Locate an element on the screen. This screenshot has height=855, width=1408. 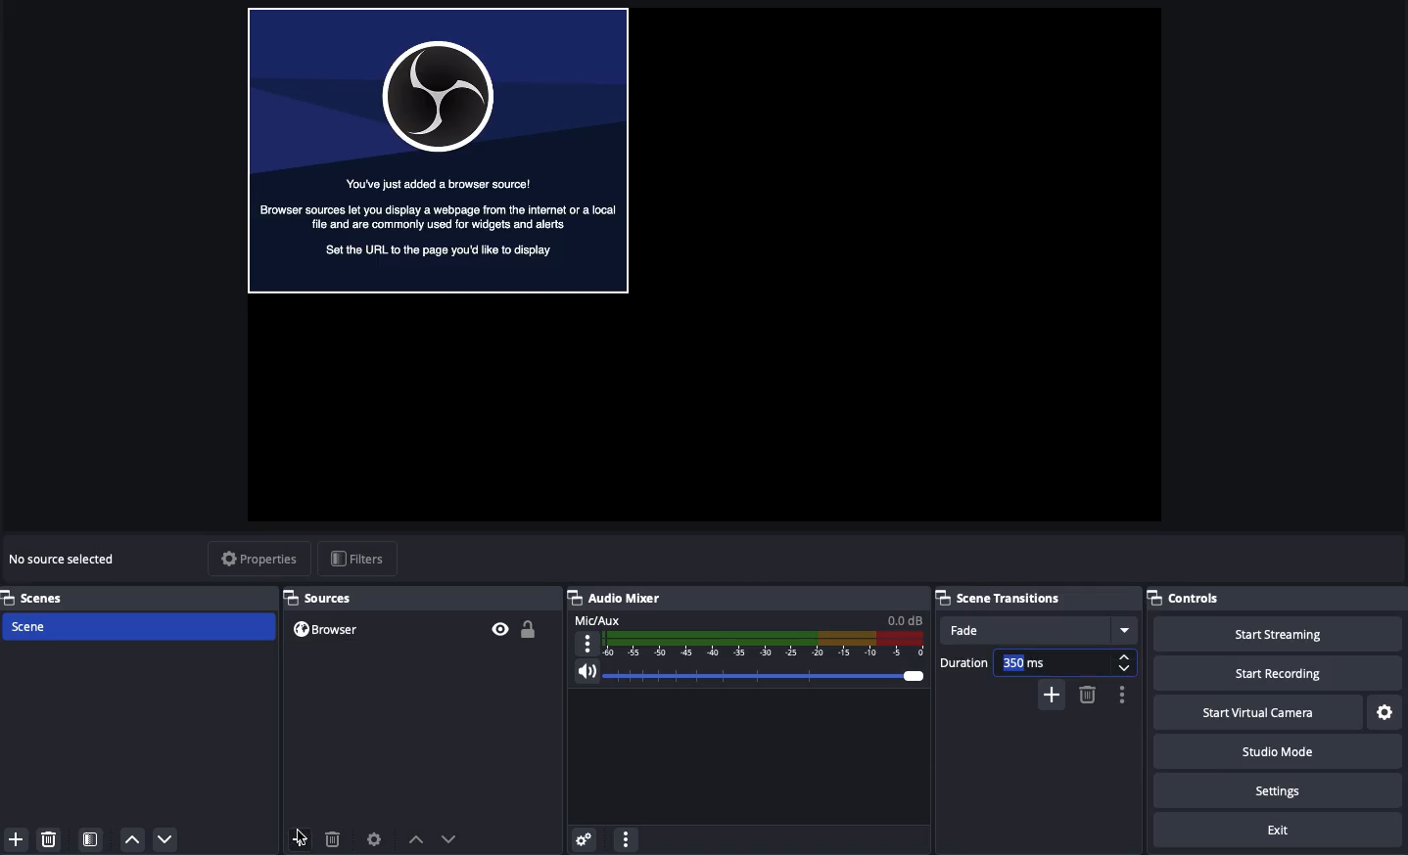
Duration is located at coordinates (1036, 663).